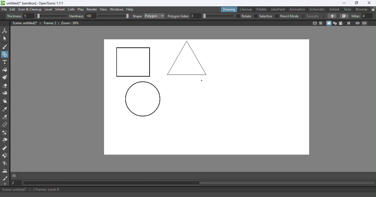 This screenshot has width=376, height=197. Describe the element at coordinates (262, 9) in the screenshot. I see `Palette` at that location.